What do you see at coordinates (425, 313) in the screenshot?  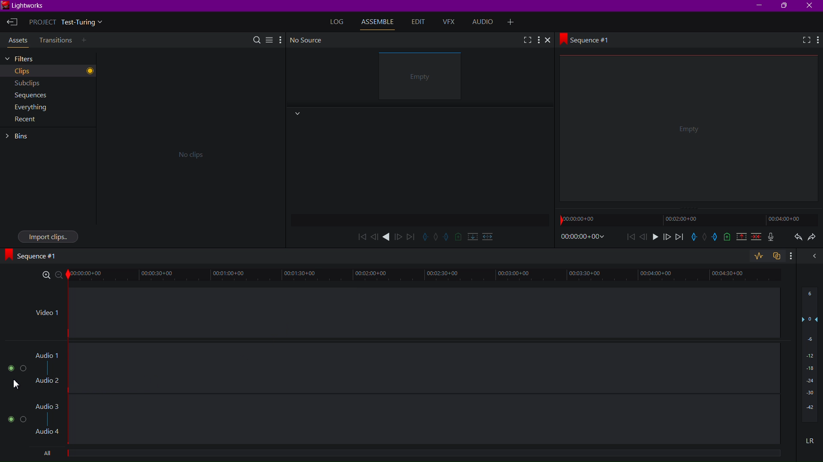 I see `Video Track` at bounding box center [425, 313].